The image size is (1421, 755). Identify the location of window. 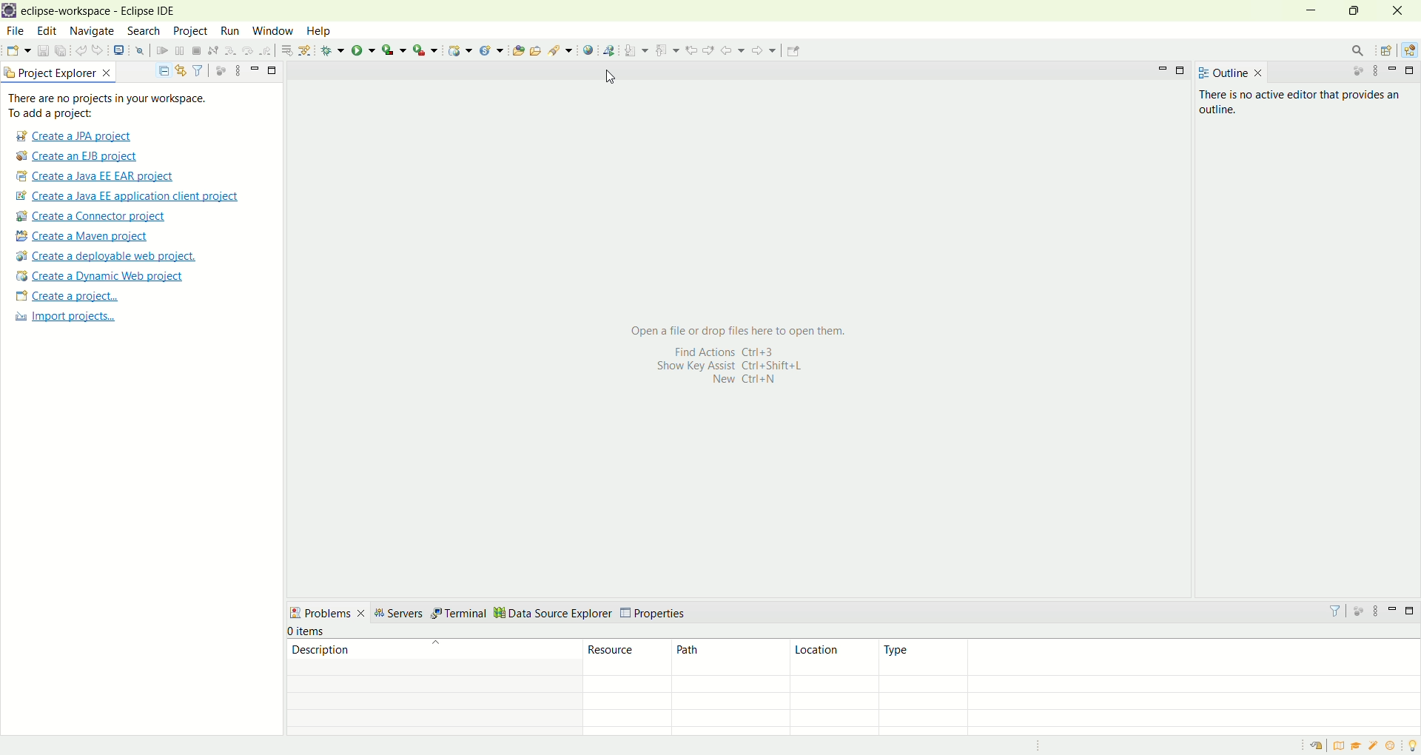
(276, 30).